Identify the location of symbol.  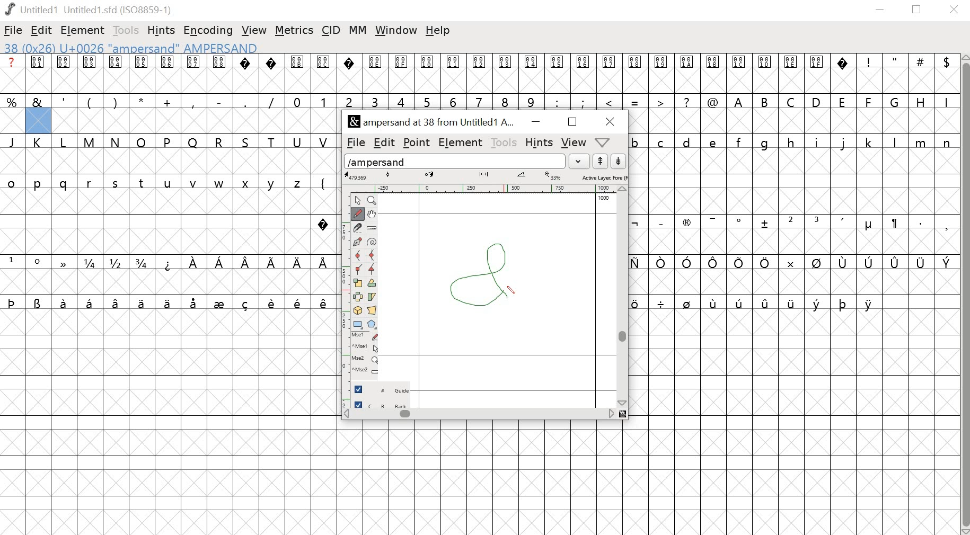
(273, 302).